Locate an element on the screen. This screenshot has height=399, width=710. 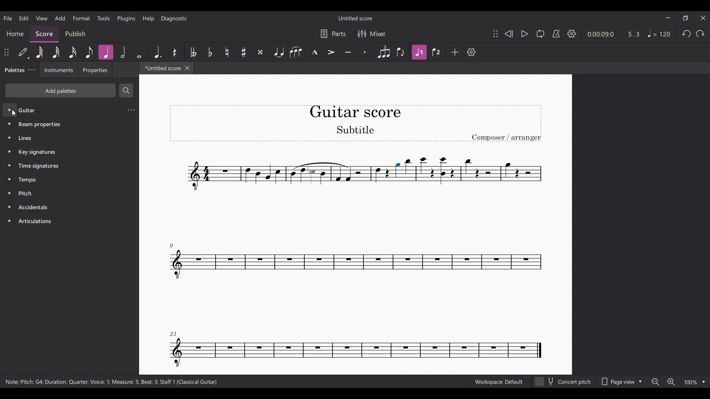
Click to expand beam properties palette is located at coordinates (9, 124).